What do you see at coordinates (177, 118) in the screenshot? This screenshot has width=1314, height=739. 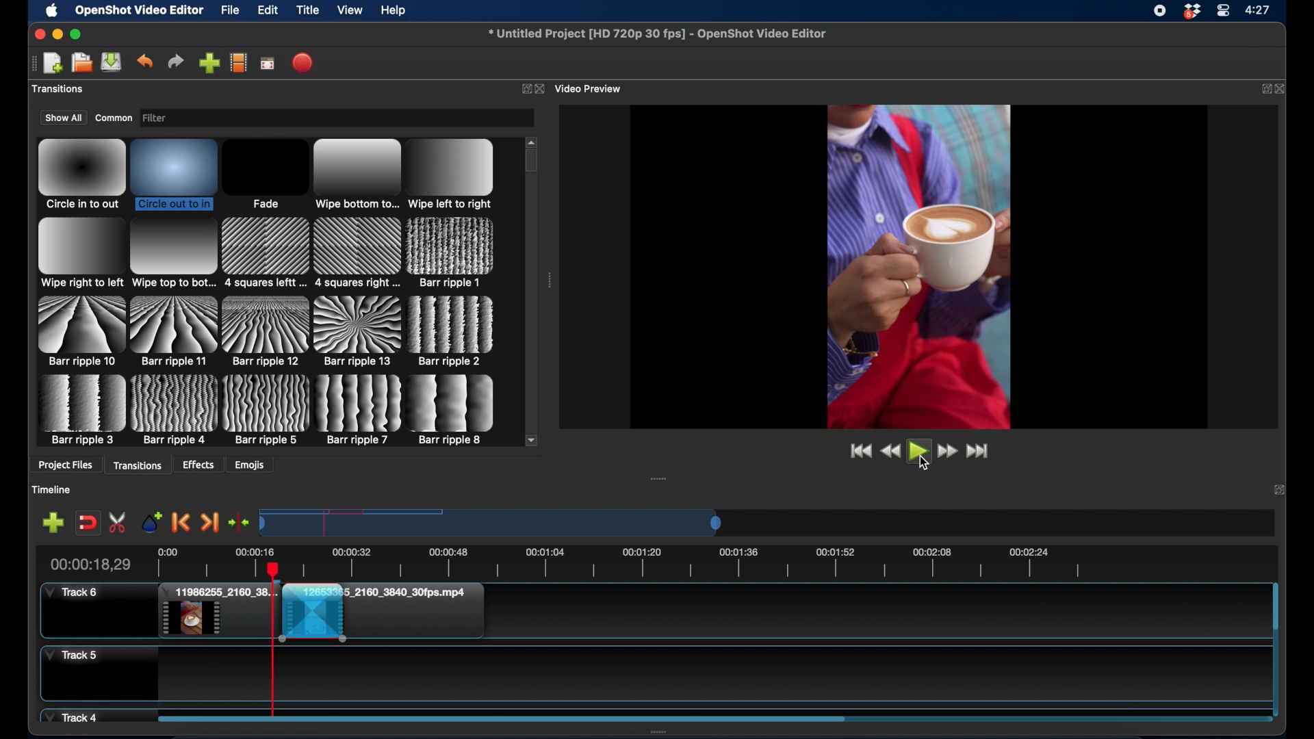 I see `filter` at bounding box center [177, 118].